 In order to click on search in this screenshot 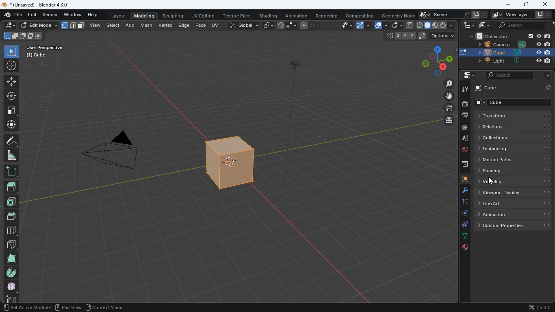, I will do `click(521, 25)`.